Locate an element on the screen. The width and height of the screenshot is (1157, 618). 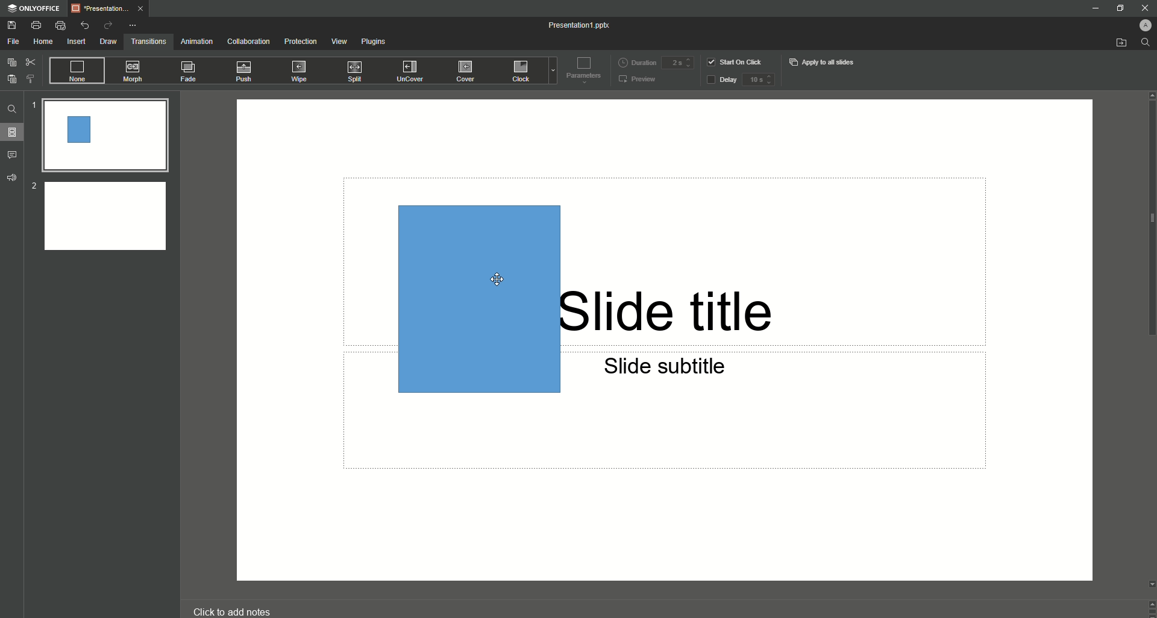
Minimize is located at coordinates (1093, 7).